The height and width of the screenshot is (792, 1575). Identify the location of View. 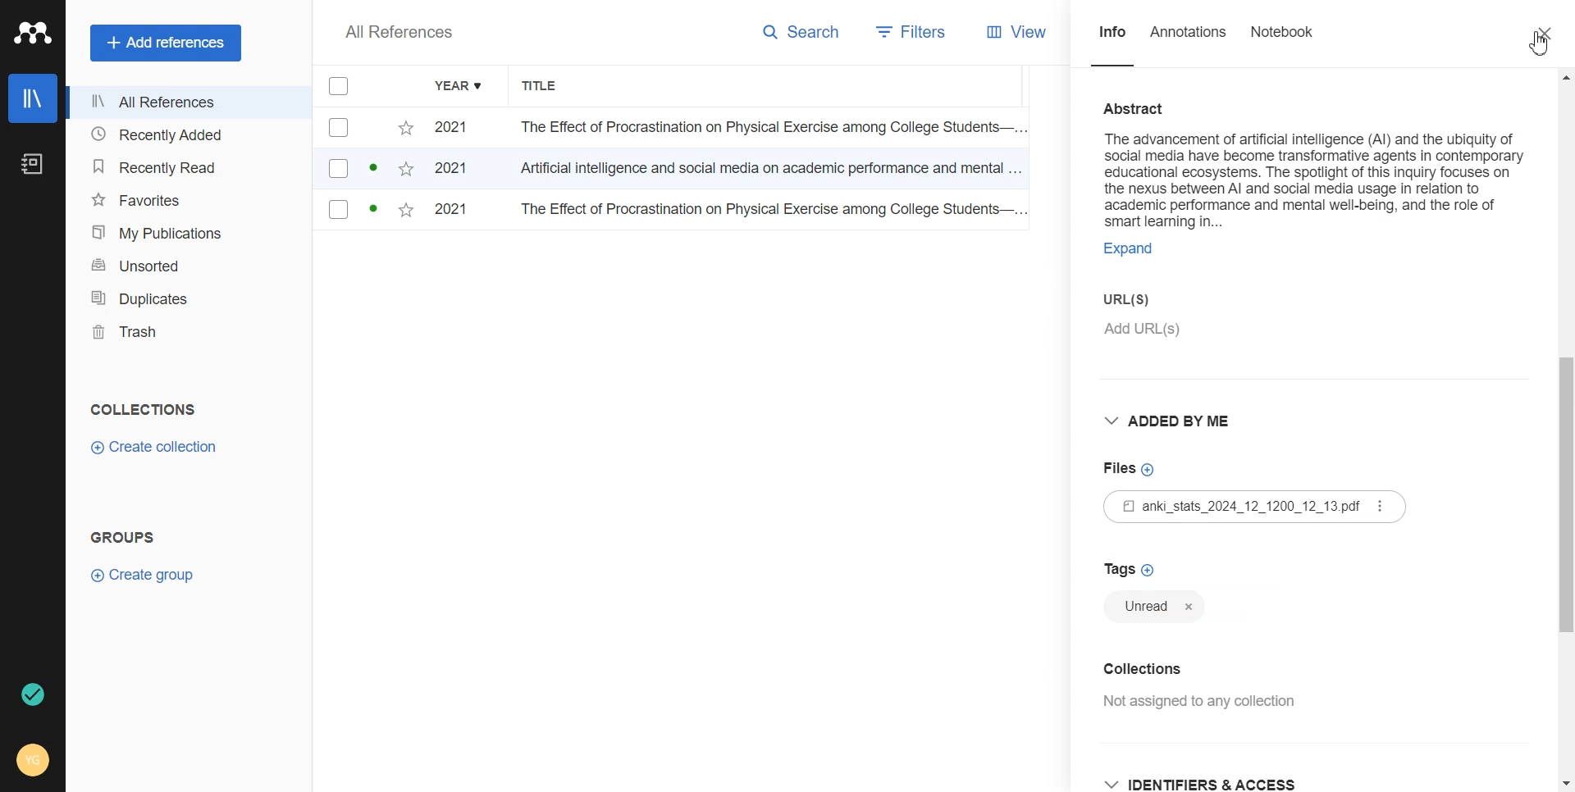
(1025, 33).